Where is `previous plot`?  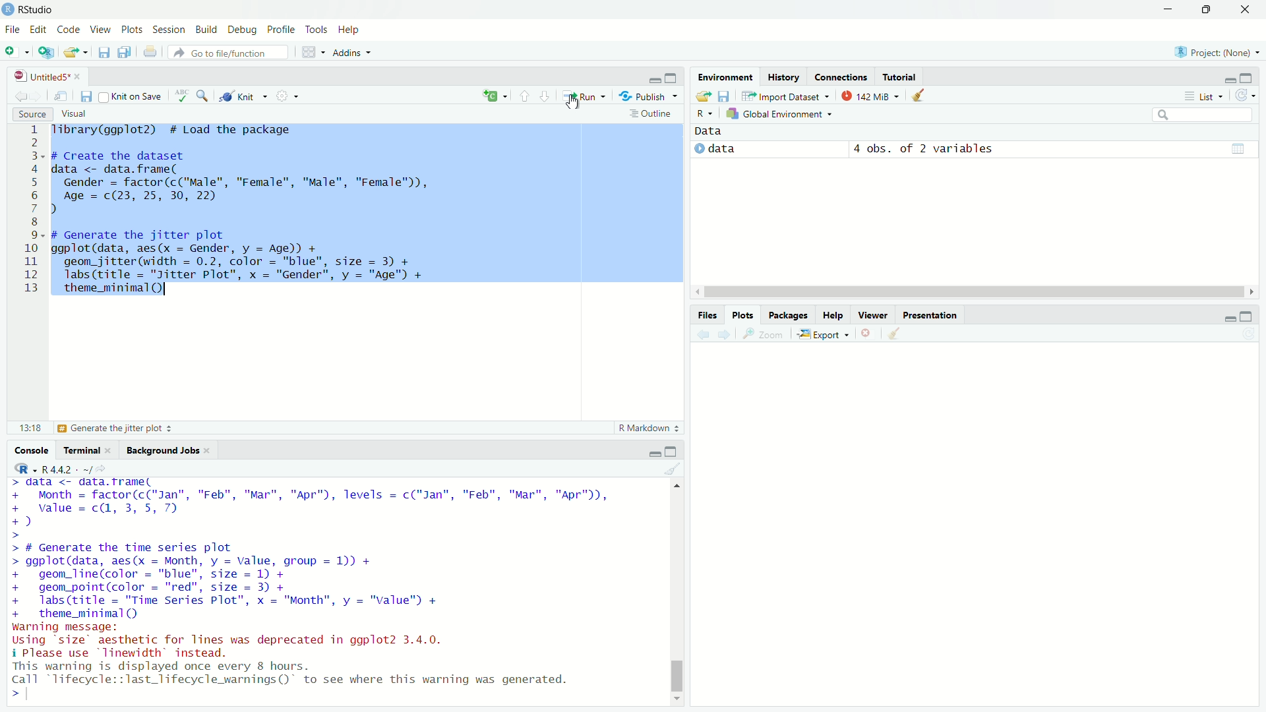
previous plot is located at coordinates (702, 334).